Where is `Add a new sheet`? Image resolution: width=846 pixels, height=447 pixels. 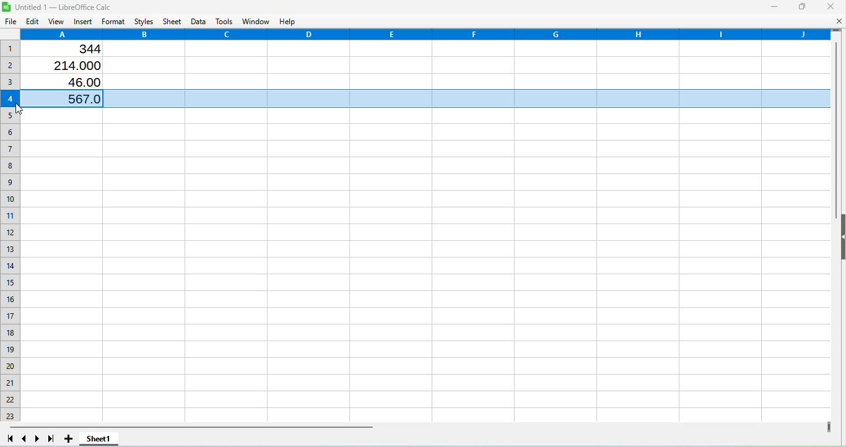
Add a new sheet is located at coordinates (68, 438).